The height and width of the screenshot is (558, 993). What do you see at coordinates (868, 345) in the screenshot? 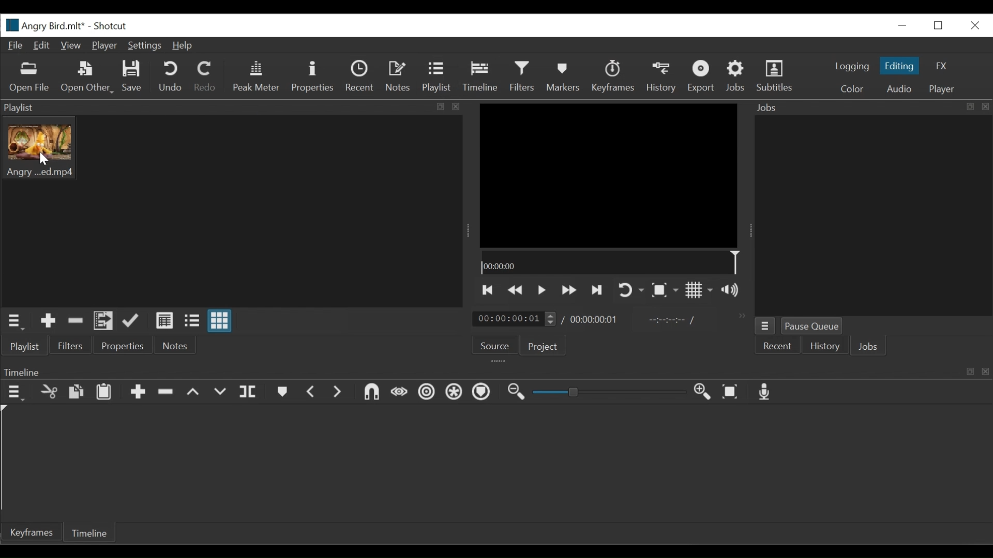
I see `Jobs` at bounding box center [868, 345].